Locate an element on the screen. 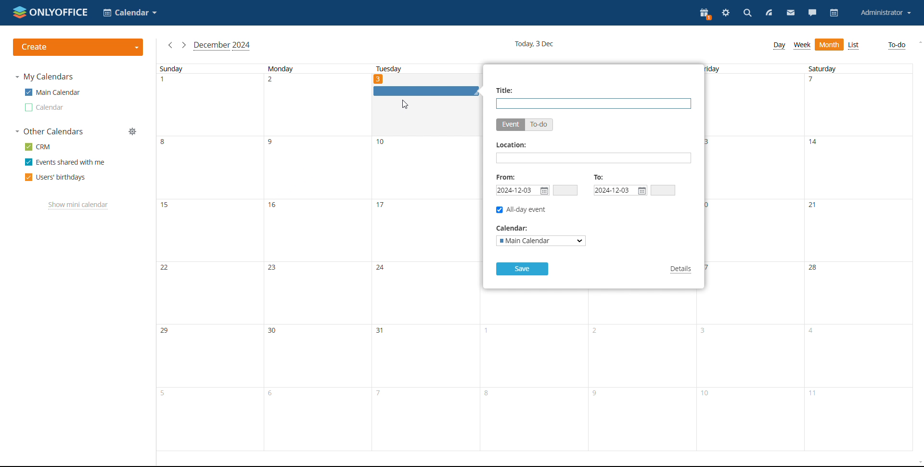 The height and width of the screenshot is (467, 924). week view is located at coordinates (802, 45).